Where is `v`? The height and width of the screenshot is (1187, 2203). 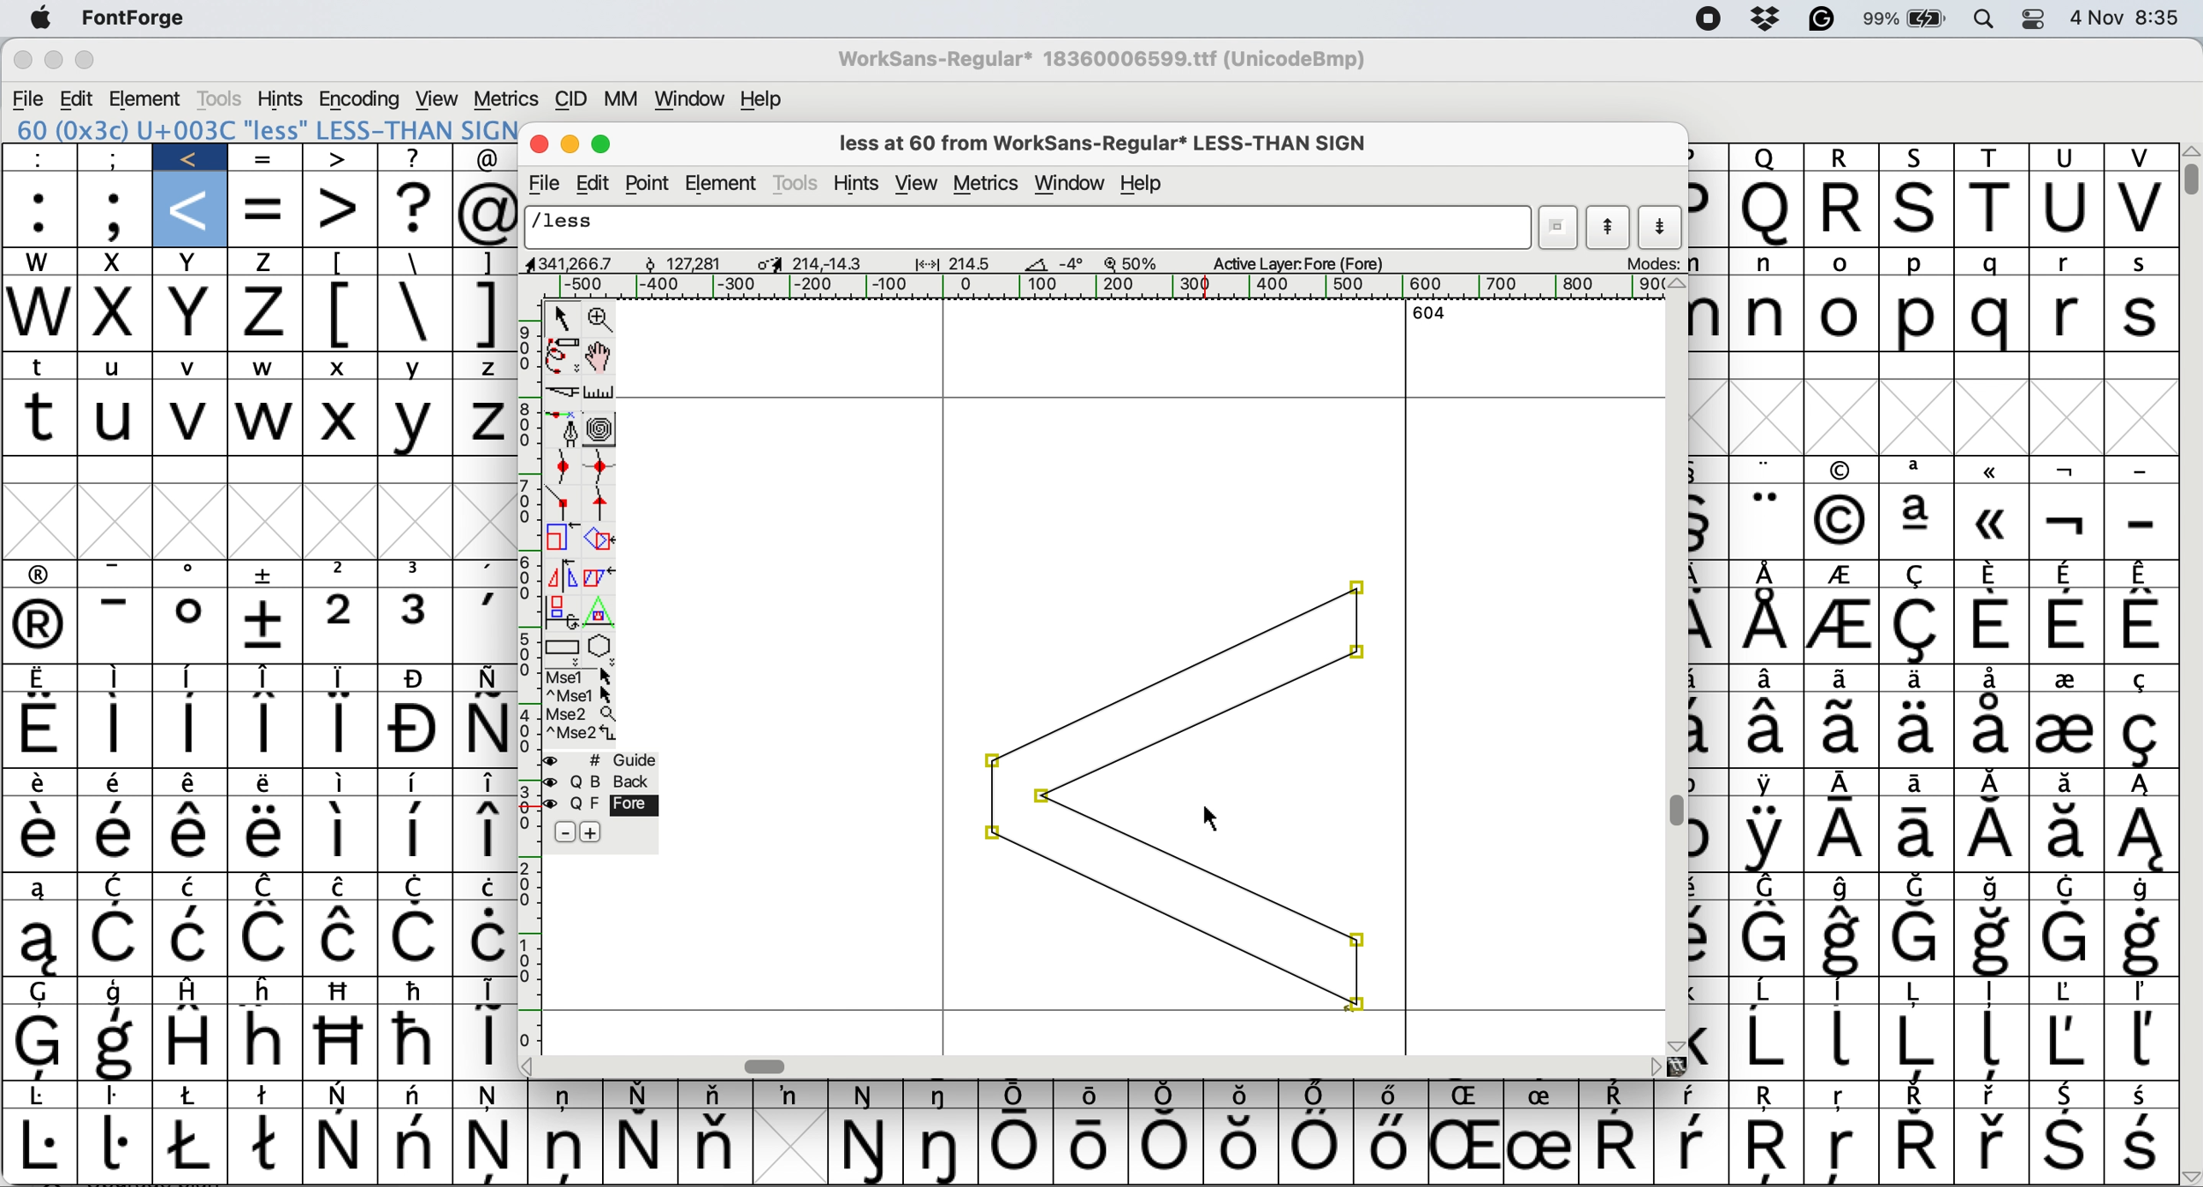 v is located at coordinates (2137, 209).